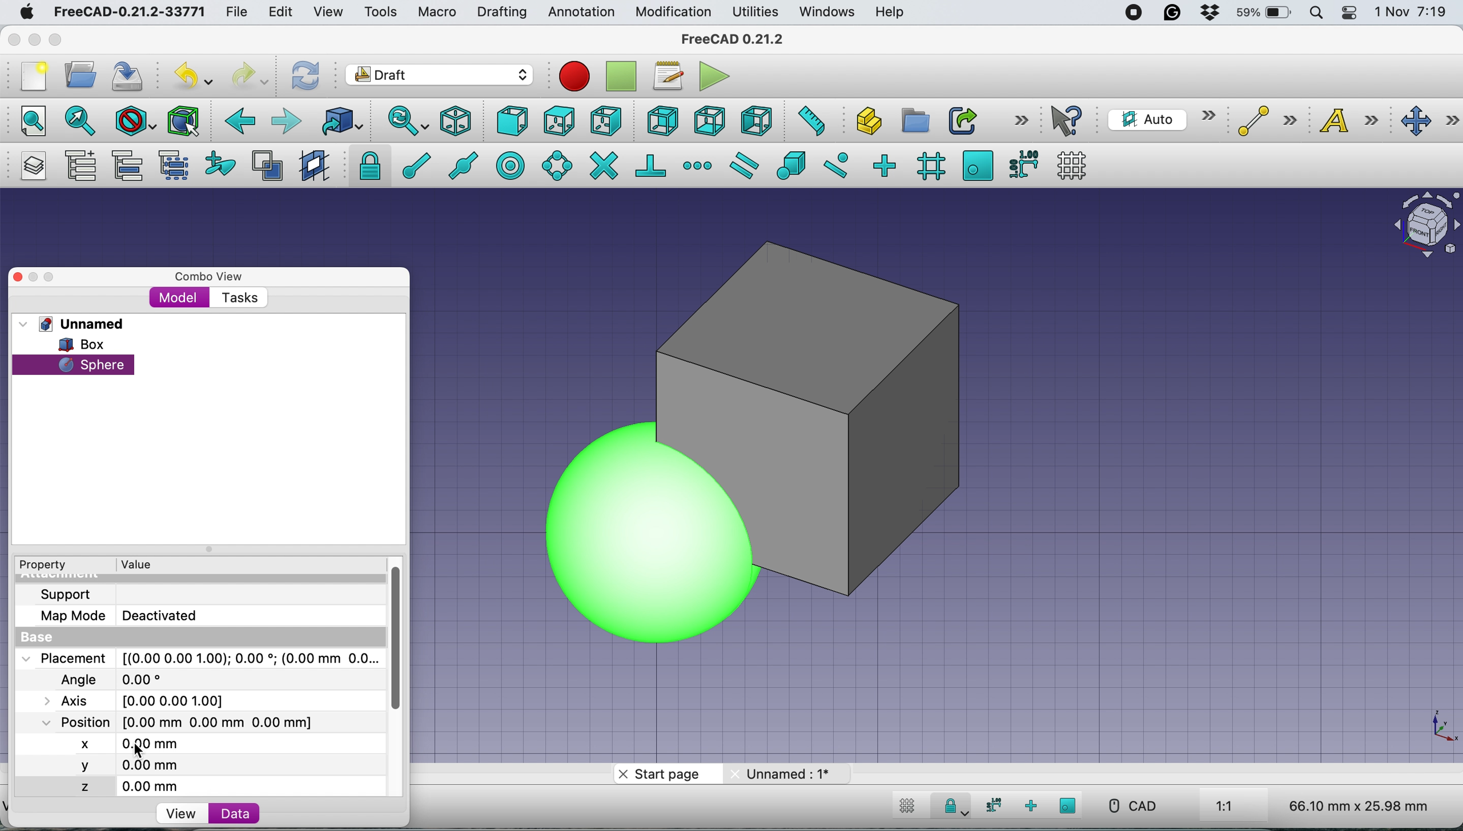 The height and width of the screenshot is (831, 1463). What do you see at coordinates (238, 298) in the screenshot?
I see `tasks` at bounding box center [238, 298].